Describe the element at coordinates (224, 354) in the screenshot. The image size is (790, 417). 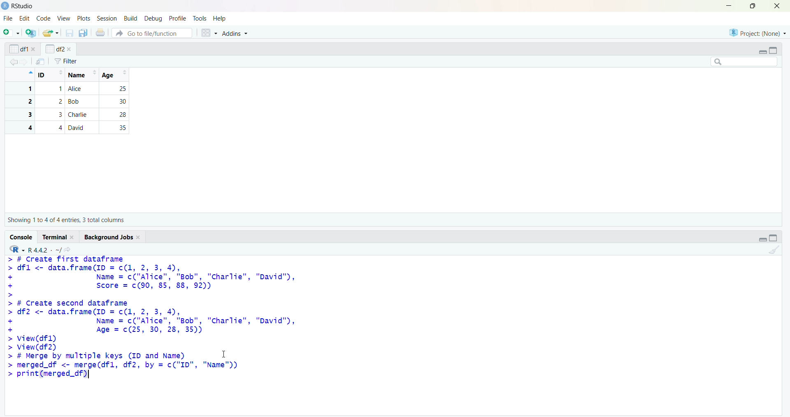
I see `cursor` at that location.